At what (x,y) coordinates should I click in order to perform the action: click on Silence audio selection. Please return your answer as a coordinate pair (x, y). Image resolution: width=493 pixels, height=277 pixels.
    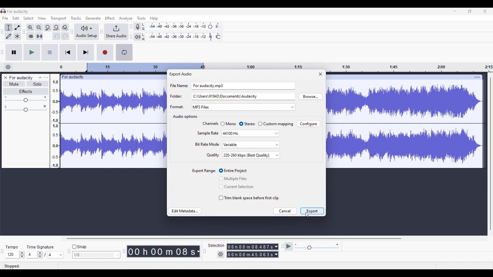
    Looking at the image, I should click on (40, 36).